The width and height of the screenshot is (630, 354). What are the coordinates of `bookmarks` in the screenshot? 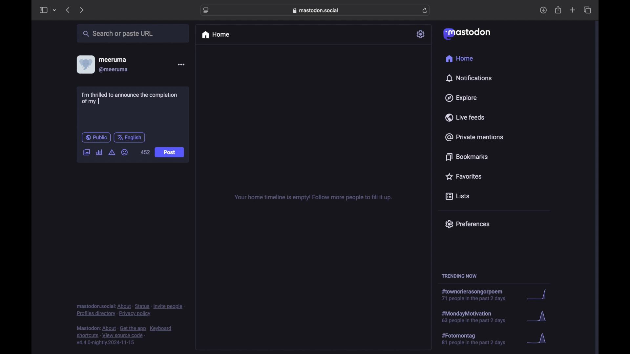 It's located at (468, 157).